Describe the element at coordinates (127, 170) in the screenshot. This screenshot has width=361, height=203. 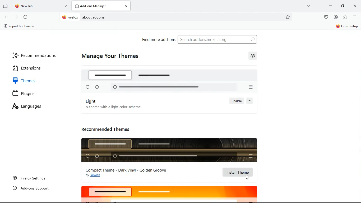
I see `compact theme - Dark Vinyl - Golden Groove` at that location.